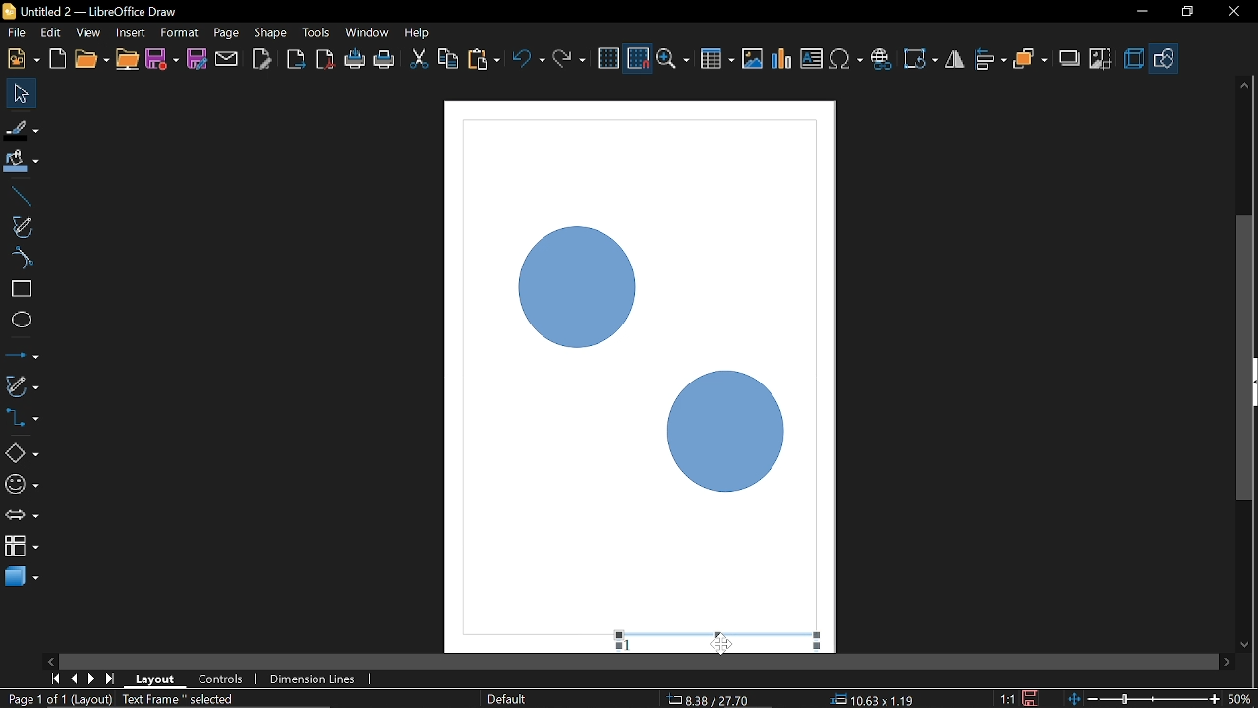  Describe the element at coordinates (1244, 85) in the screenshot. I see `Move up` at that location.